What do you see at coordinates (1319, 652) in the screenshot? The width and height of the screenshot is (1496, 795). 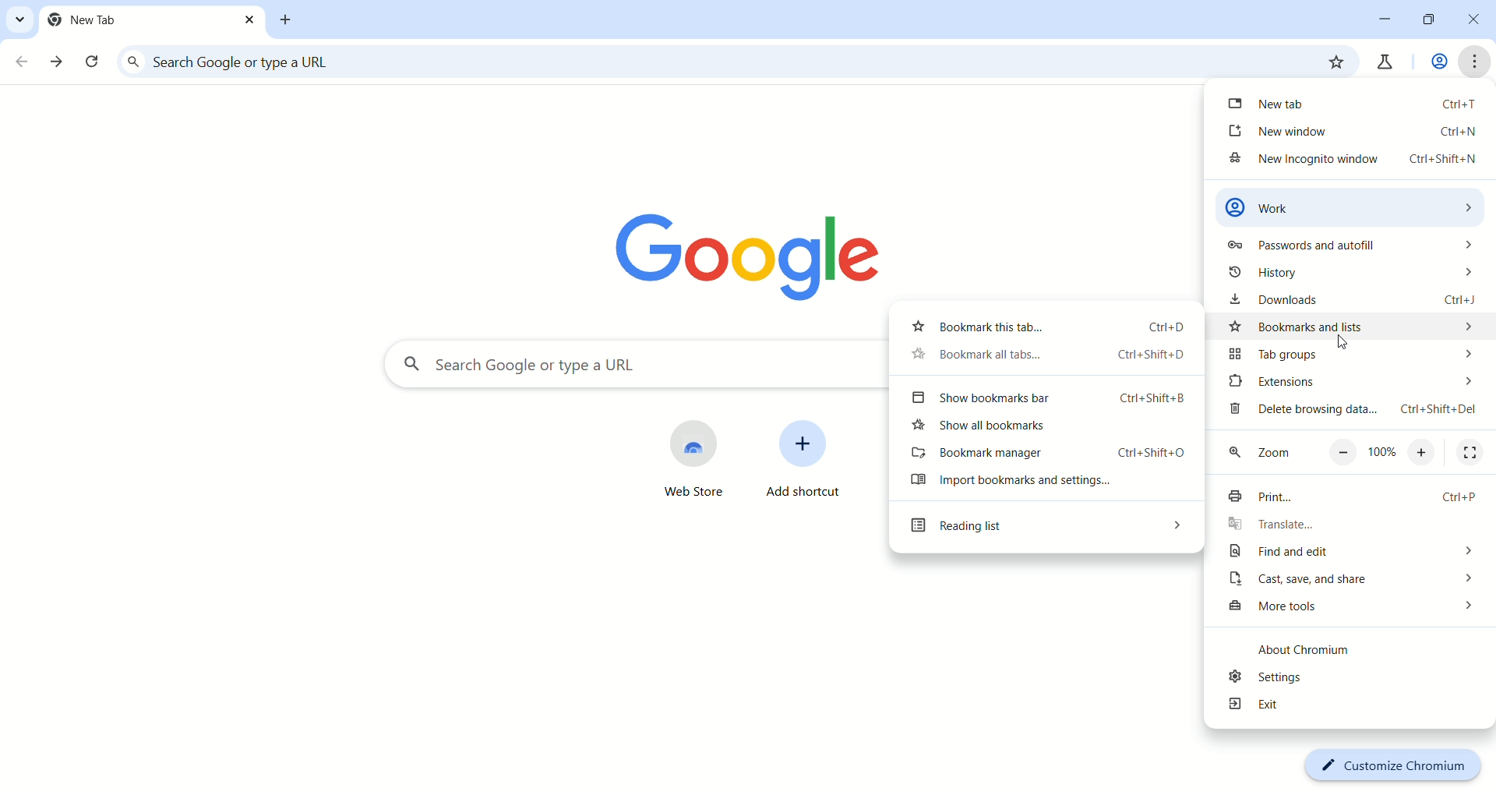 I see `about chromium` at bounding box center [1319, 652].